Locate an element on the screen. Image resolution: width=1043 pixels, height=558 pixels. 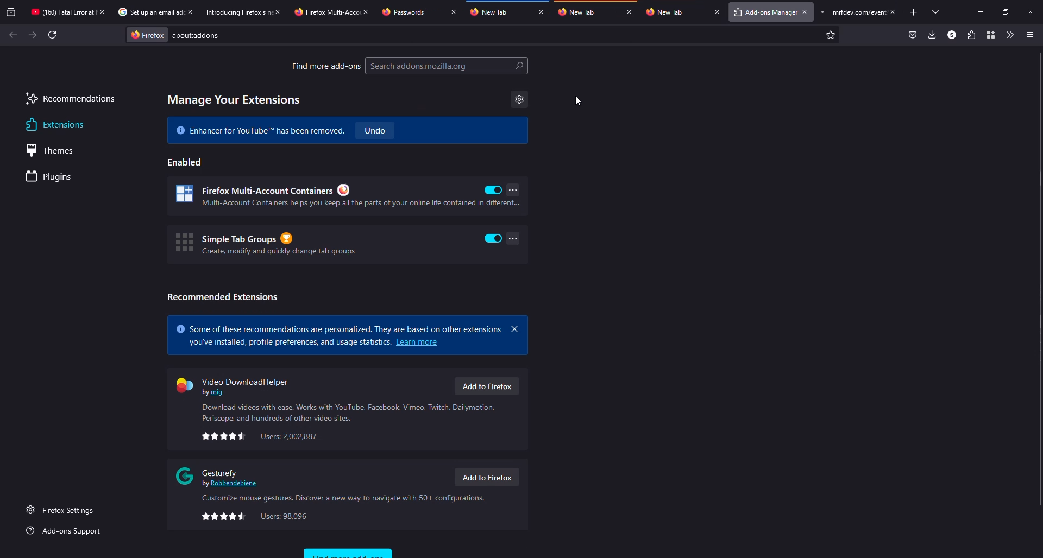
more is located at coordinates (513, 238).